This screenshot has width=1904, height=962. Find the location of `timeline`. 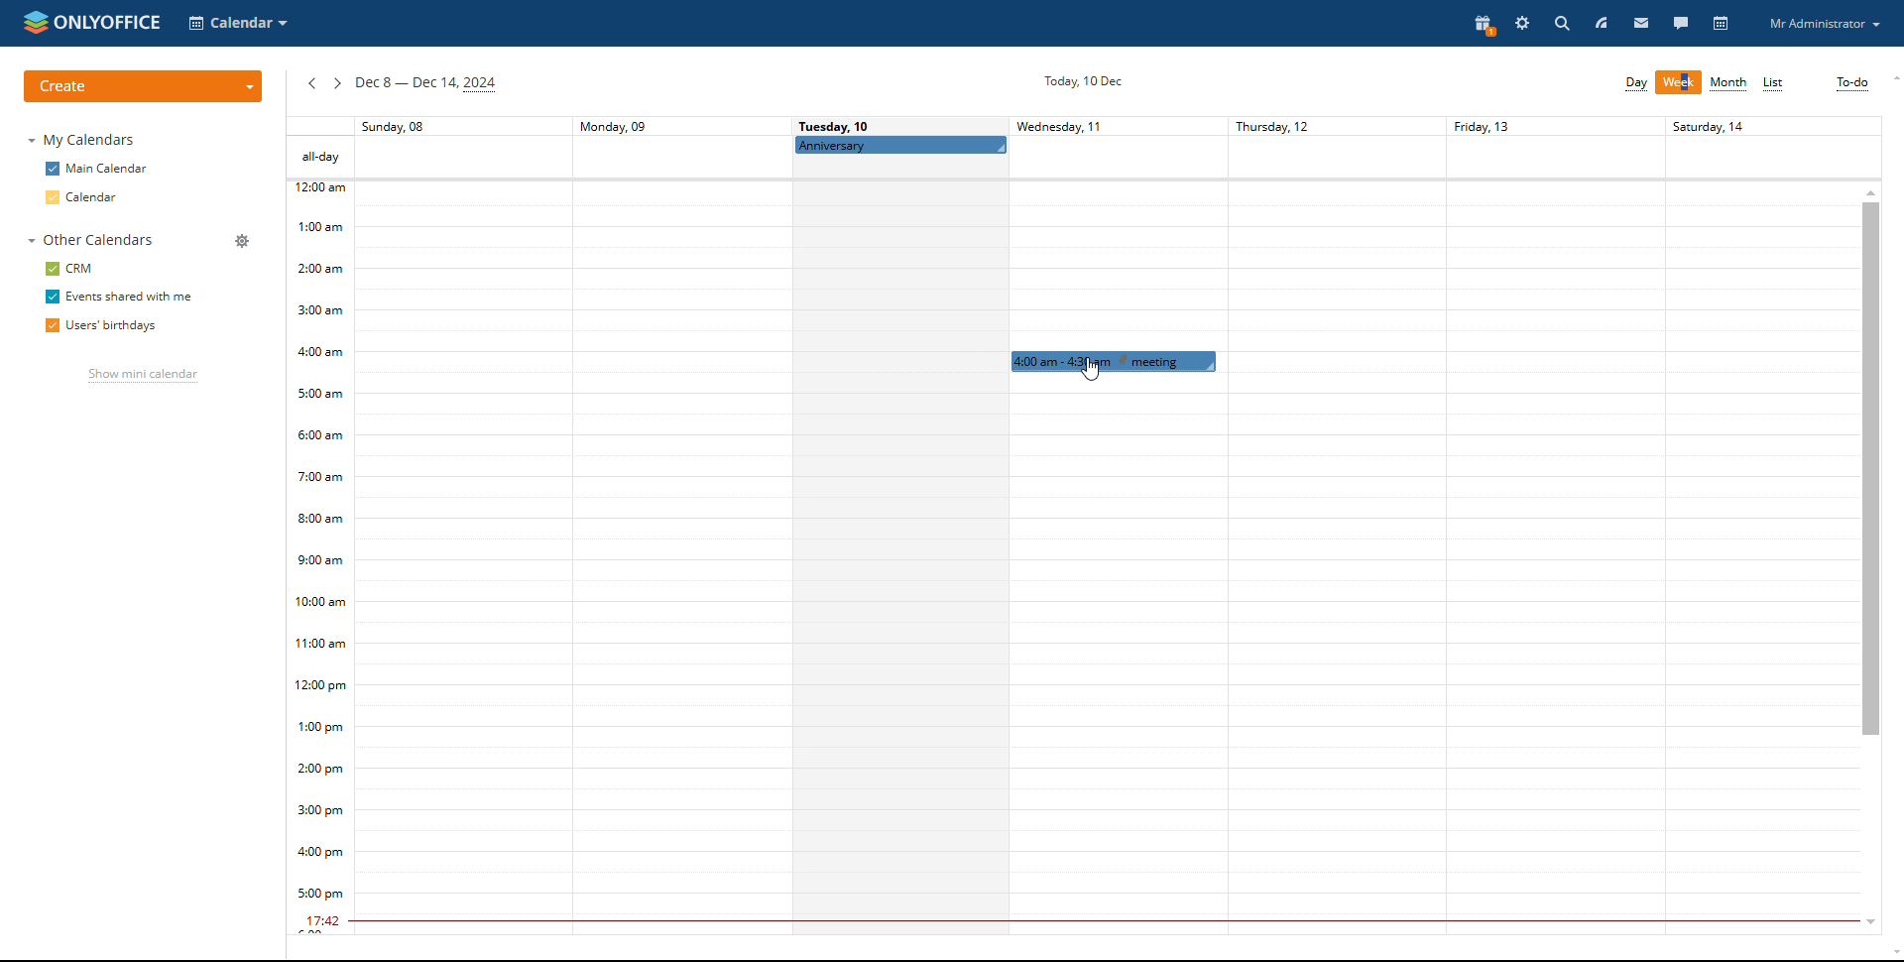

timeline is located at coordinates (319, 558).